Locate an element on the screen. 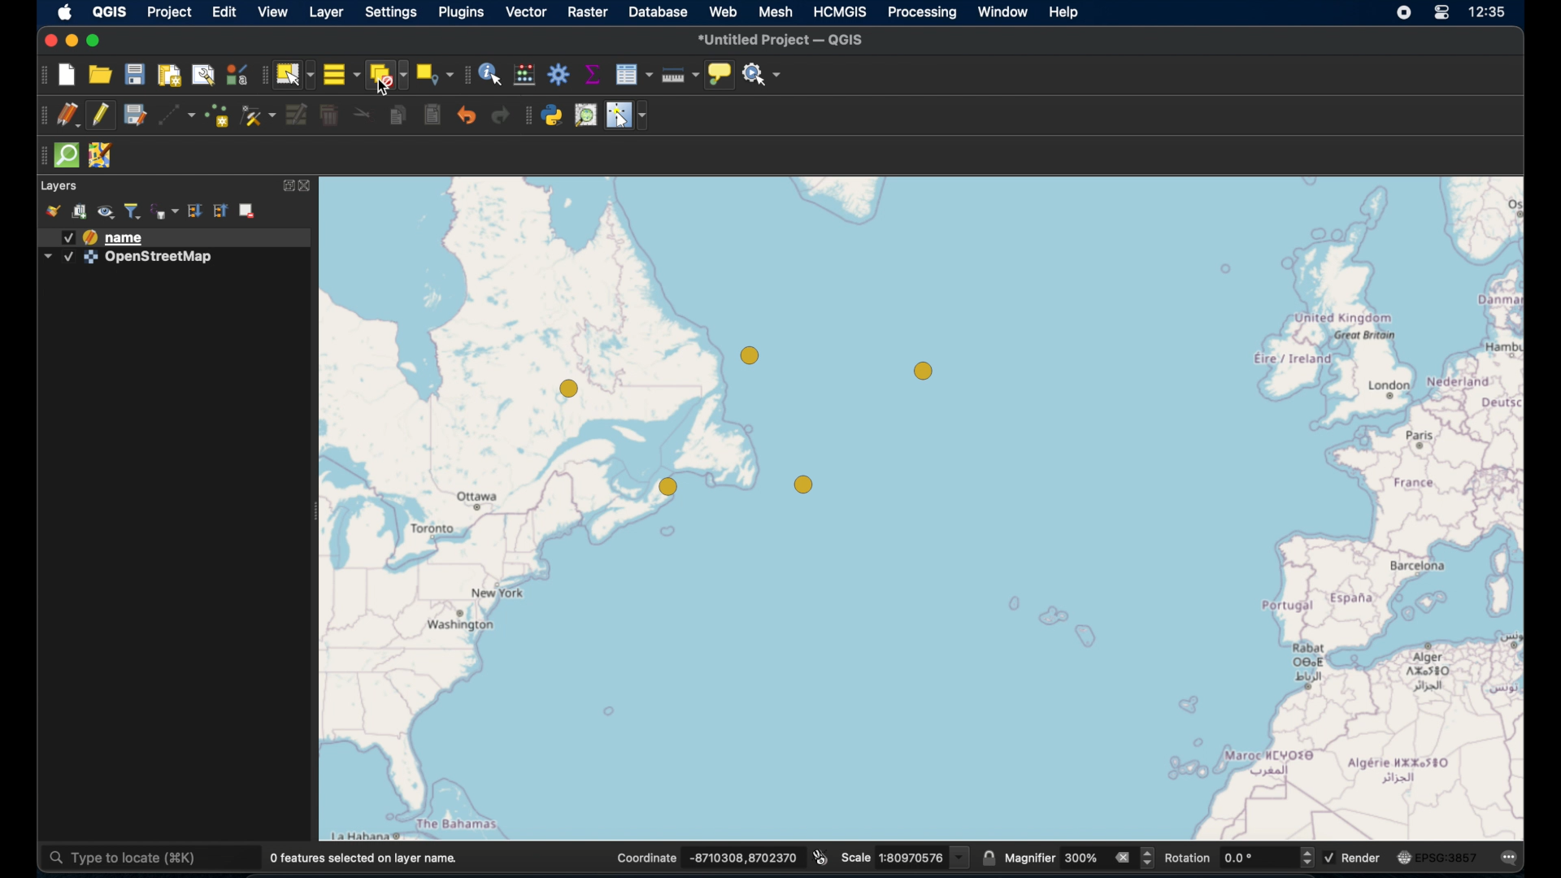  open attributes toolbar is located at coordinates (633, 74).